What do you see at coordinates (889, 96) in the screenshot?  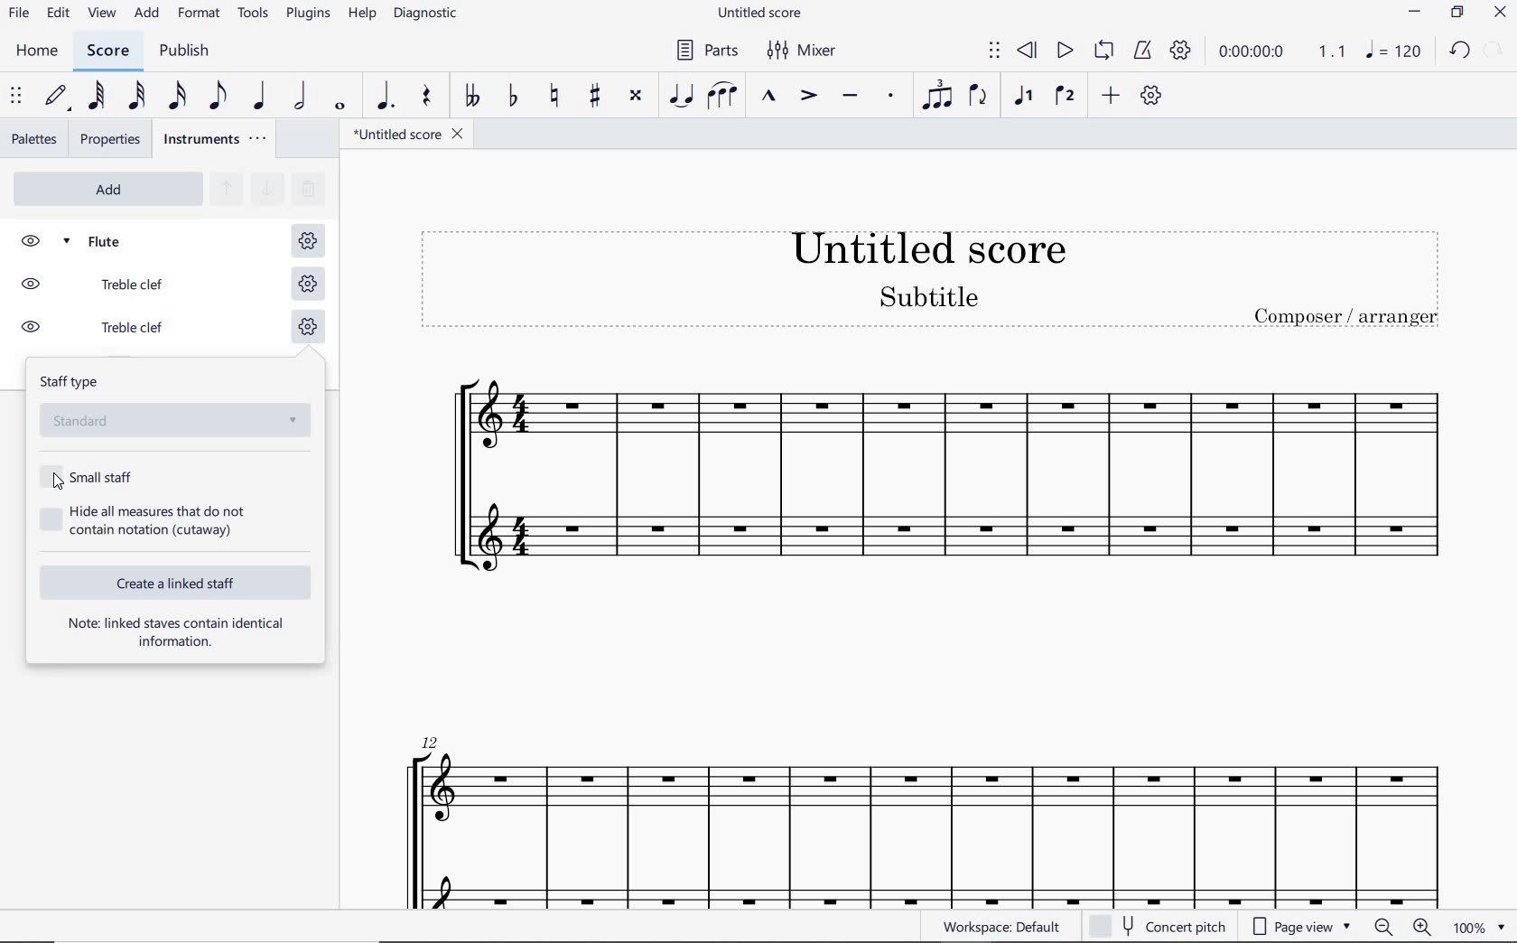 I see `STACCATO` at bounding box center [889, 96].